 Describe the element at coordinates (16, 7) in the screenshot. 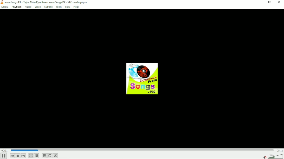

I see `Playback` at that location.